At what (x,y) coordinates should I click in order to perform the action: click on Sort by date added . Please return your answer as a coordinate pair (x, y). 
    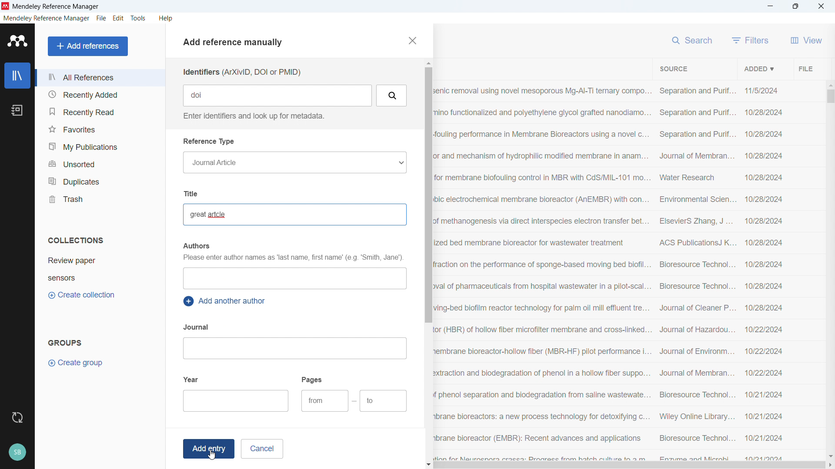
    Looking at the image, I should click on (758, 68).